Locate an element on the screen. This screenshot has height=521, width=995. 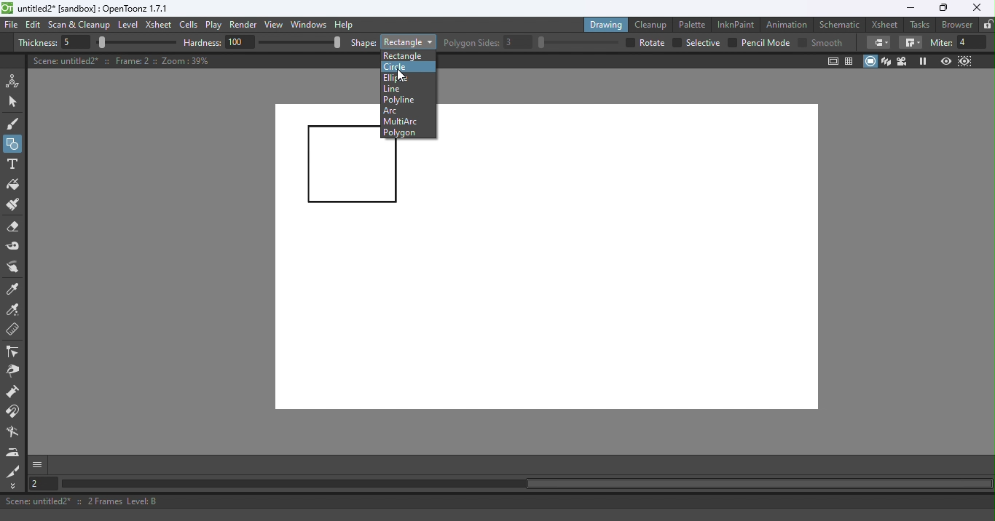
Safe area is located at coordinates (832, 61).